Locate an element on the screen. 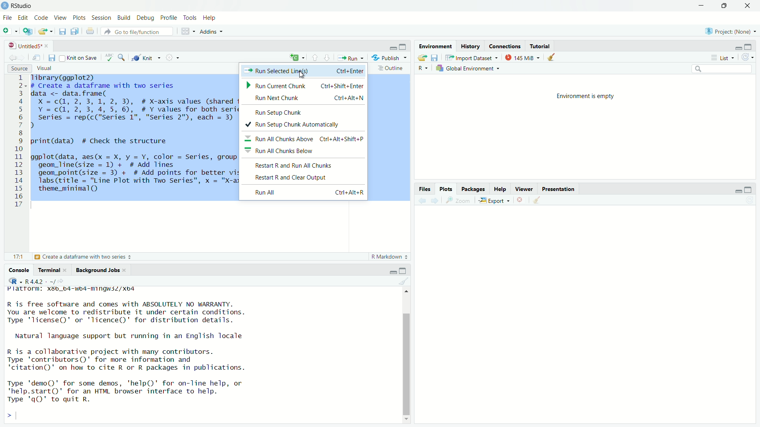  17:1 is located at coordinates (17, 257).